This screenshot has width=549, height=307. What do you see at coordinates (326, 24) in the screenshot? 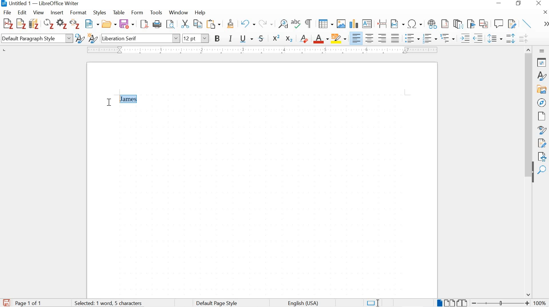
I see `insert table` at bounding box center [326, 24].